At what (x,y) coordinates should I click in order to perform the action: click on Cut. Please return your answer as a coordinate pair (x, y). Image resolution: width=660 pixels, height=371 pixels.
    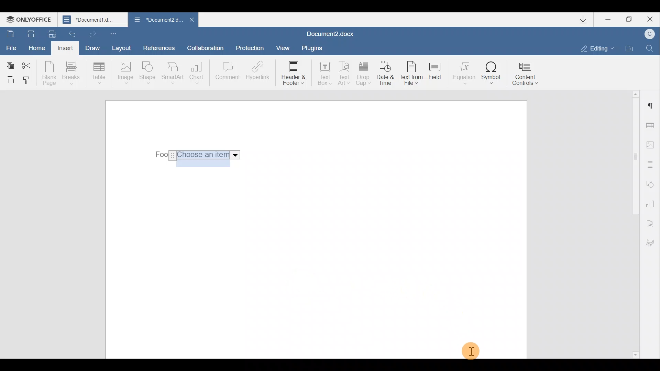
    Looking at the image, I should click on (30, 64).